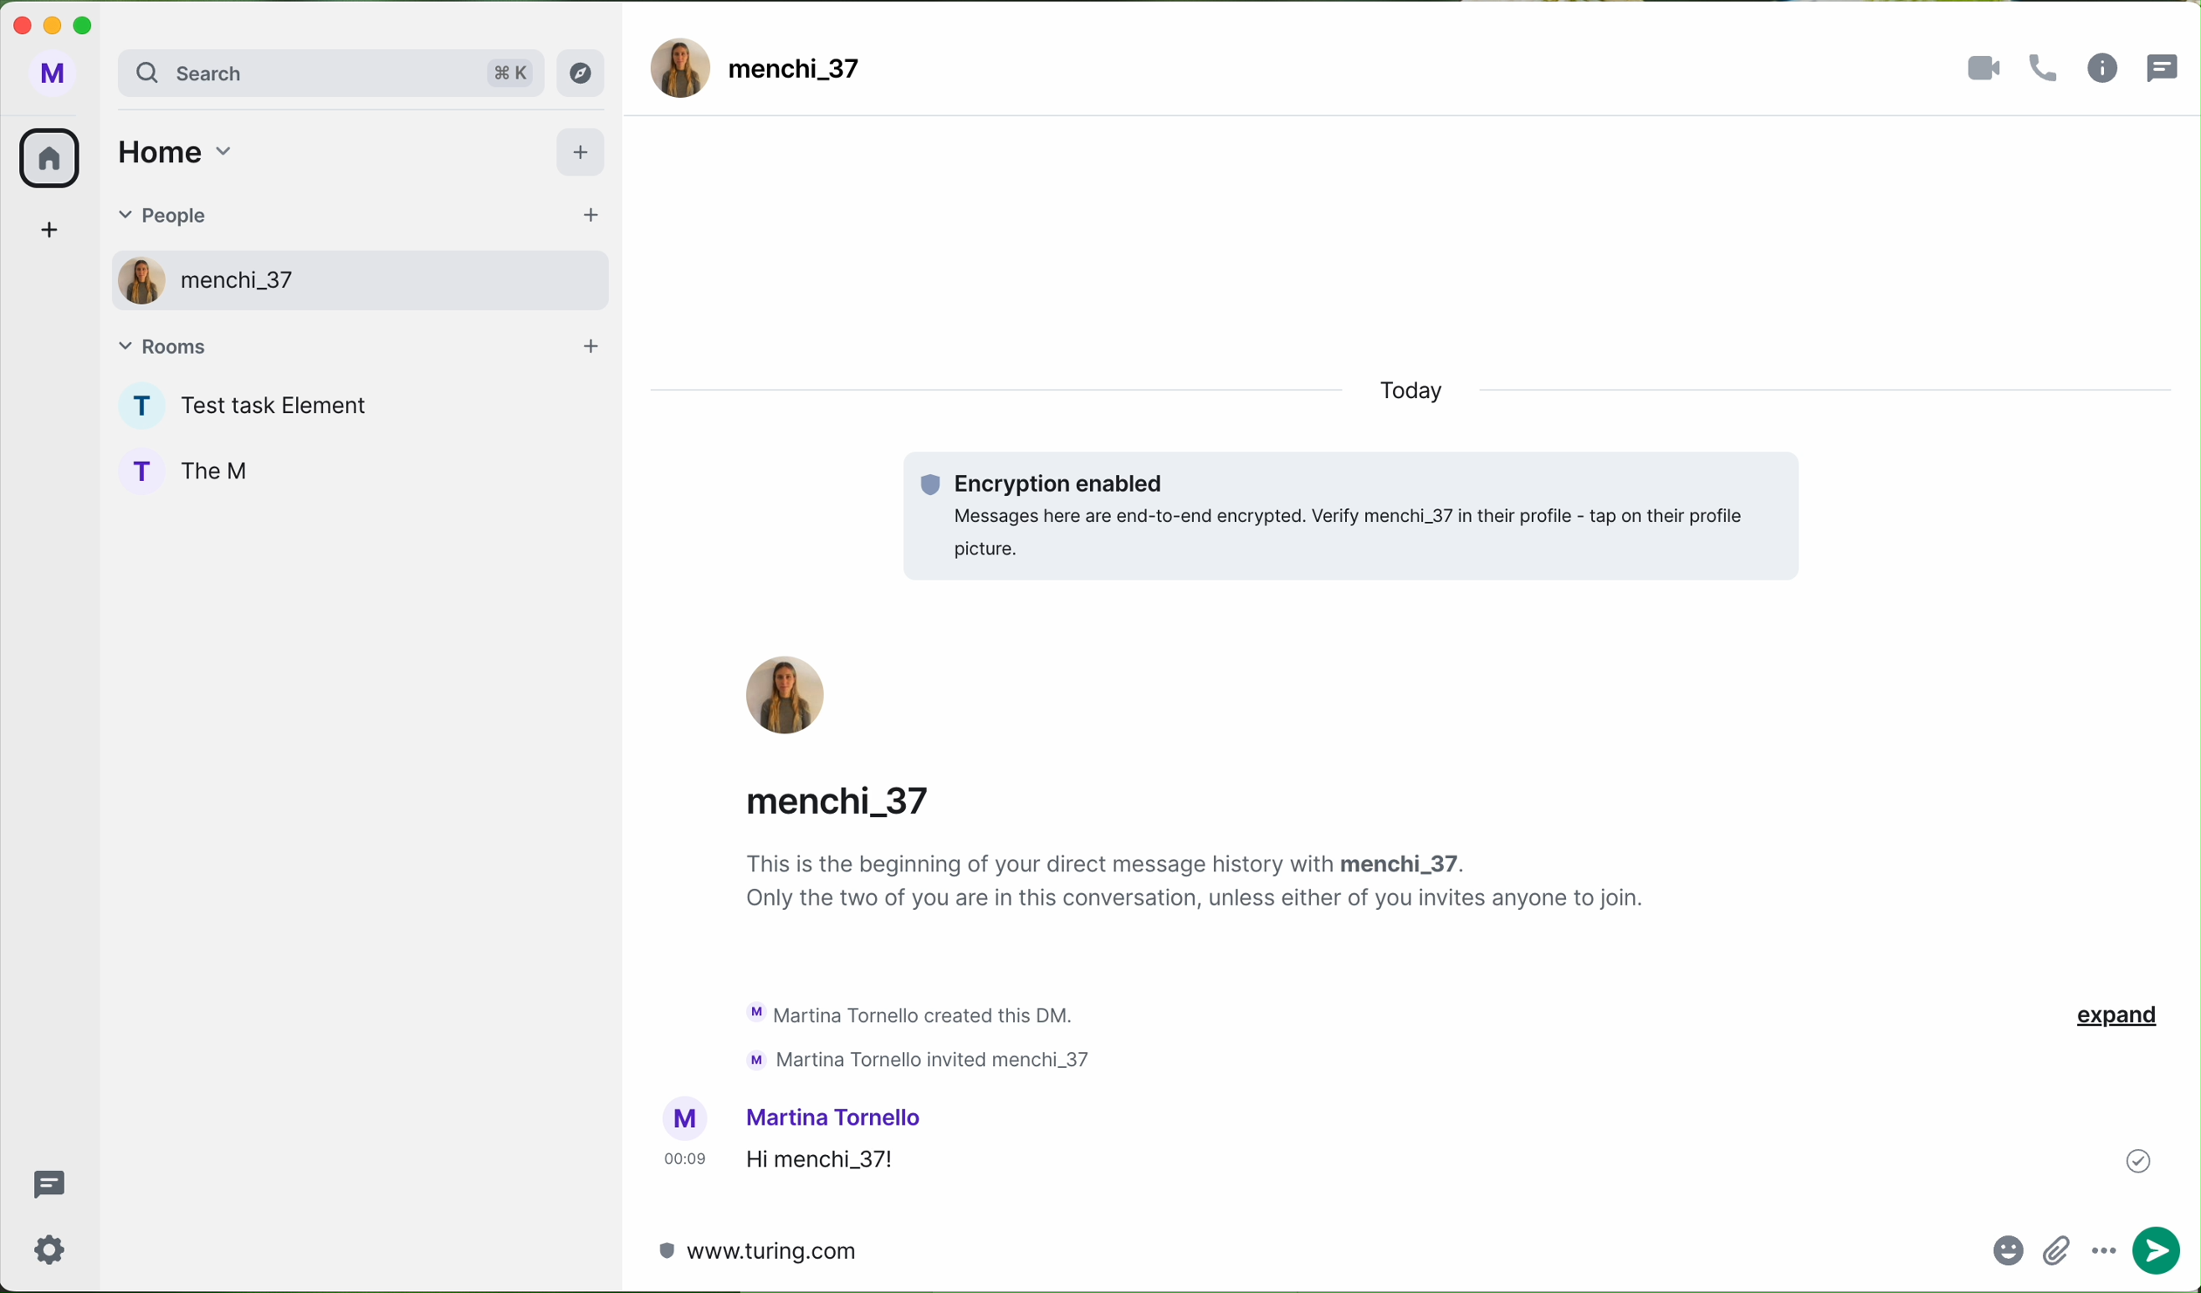 This screenshot has width=2201, height=1293. What do you see at coordinates (51, 1248) in the screenshot?
I see `settings` at bounding box center [51, 1248].